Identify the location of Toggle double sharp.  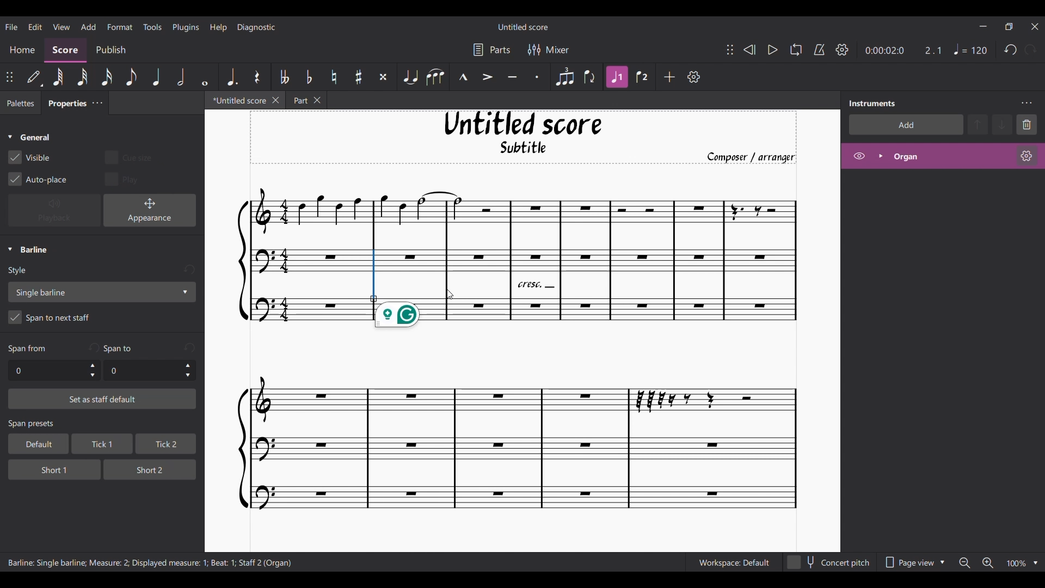
(383, 77).